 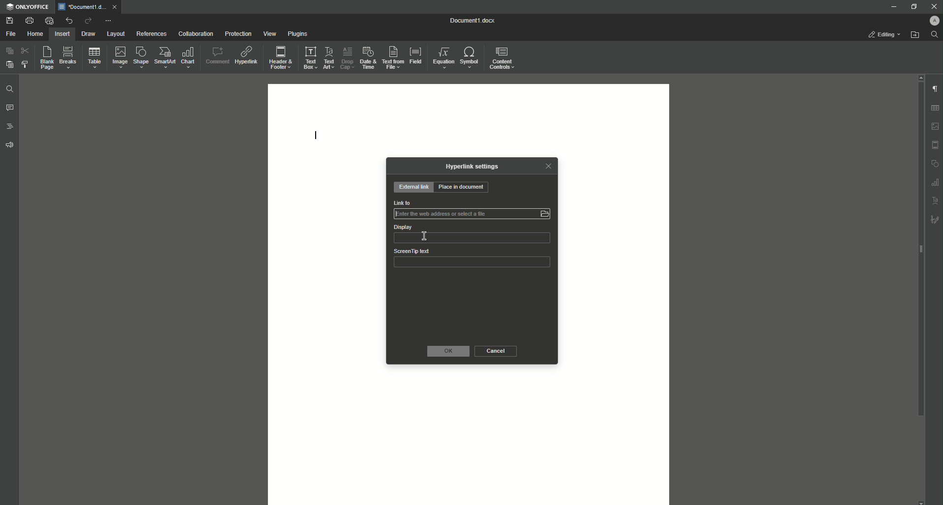 What do you see at coordinates (109, 21) in the screenshot?
I see `More Options` at bounding box center [109, 21].